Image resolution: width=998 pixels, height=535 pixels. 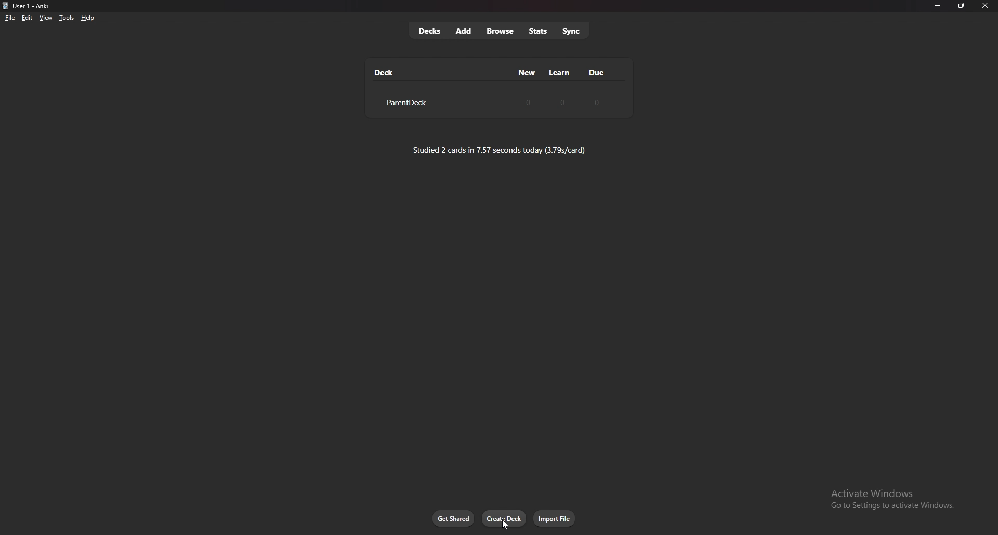 What do you see at coordinates (596, 72) in the screenshot?
I see `due` at bounding box center [596, 72].